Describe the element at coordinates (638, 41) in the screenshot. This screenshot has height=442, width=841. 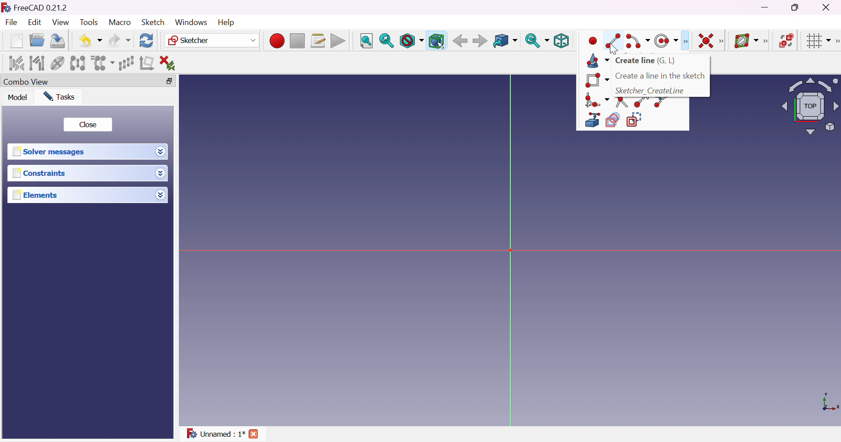
I see `Create Arc` at that location.